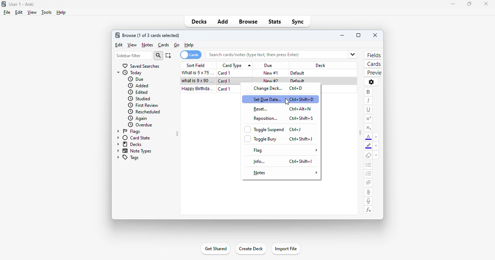  What do you see at coordinates (377, 137) in the screenshot?
I see `change color` at bounding box center [377, 137].